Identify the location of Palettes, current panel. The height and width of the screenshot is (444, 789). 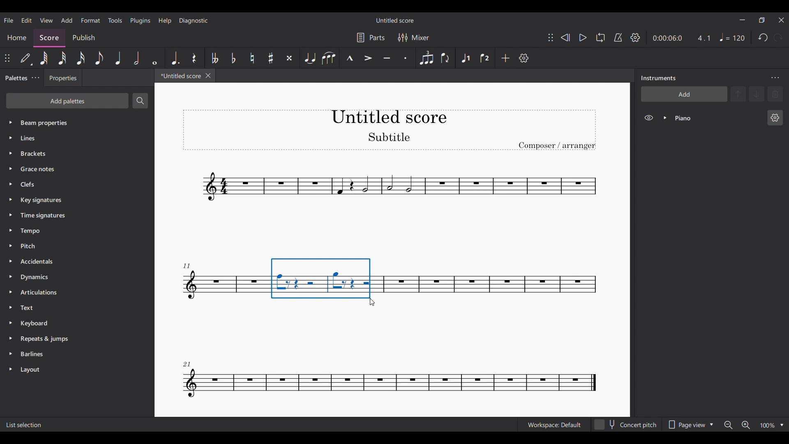
(14, 79).